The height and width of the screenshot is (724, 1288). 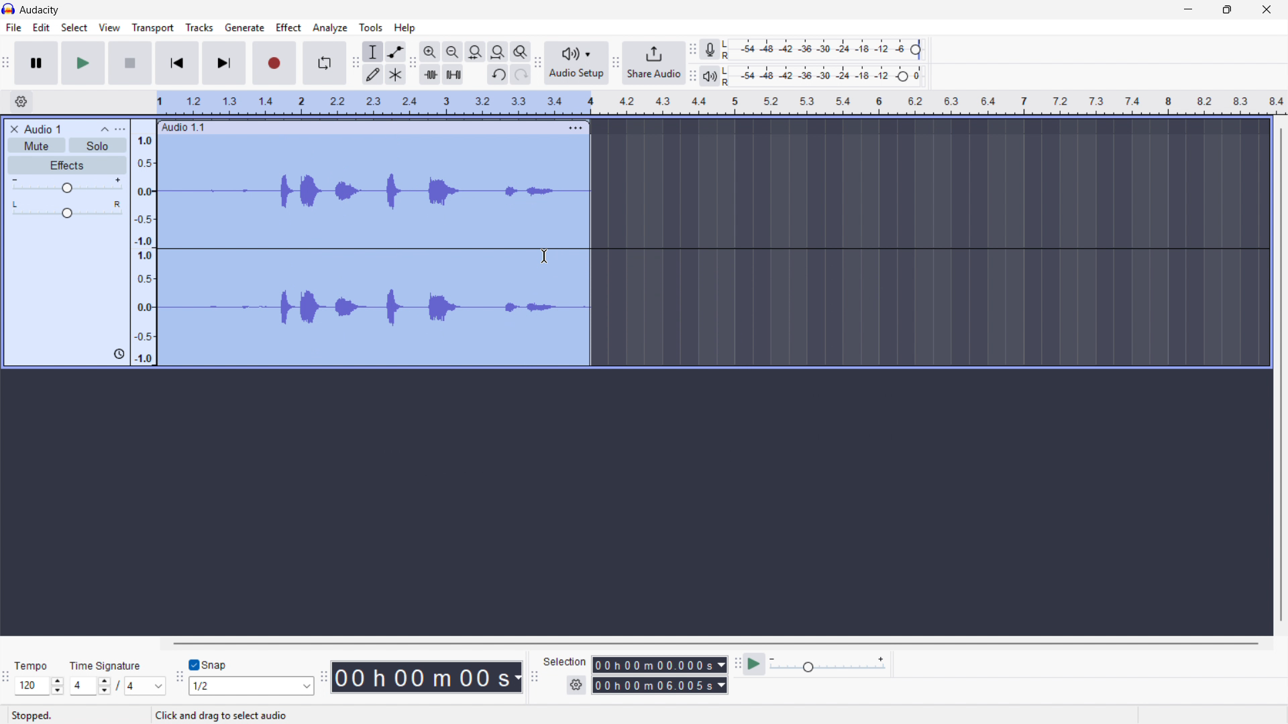 I want to click on Transport, so click(x=153, y=28).